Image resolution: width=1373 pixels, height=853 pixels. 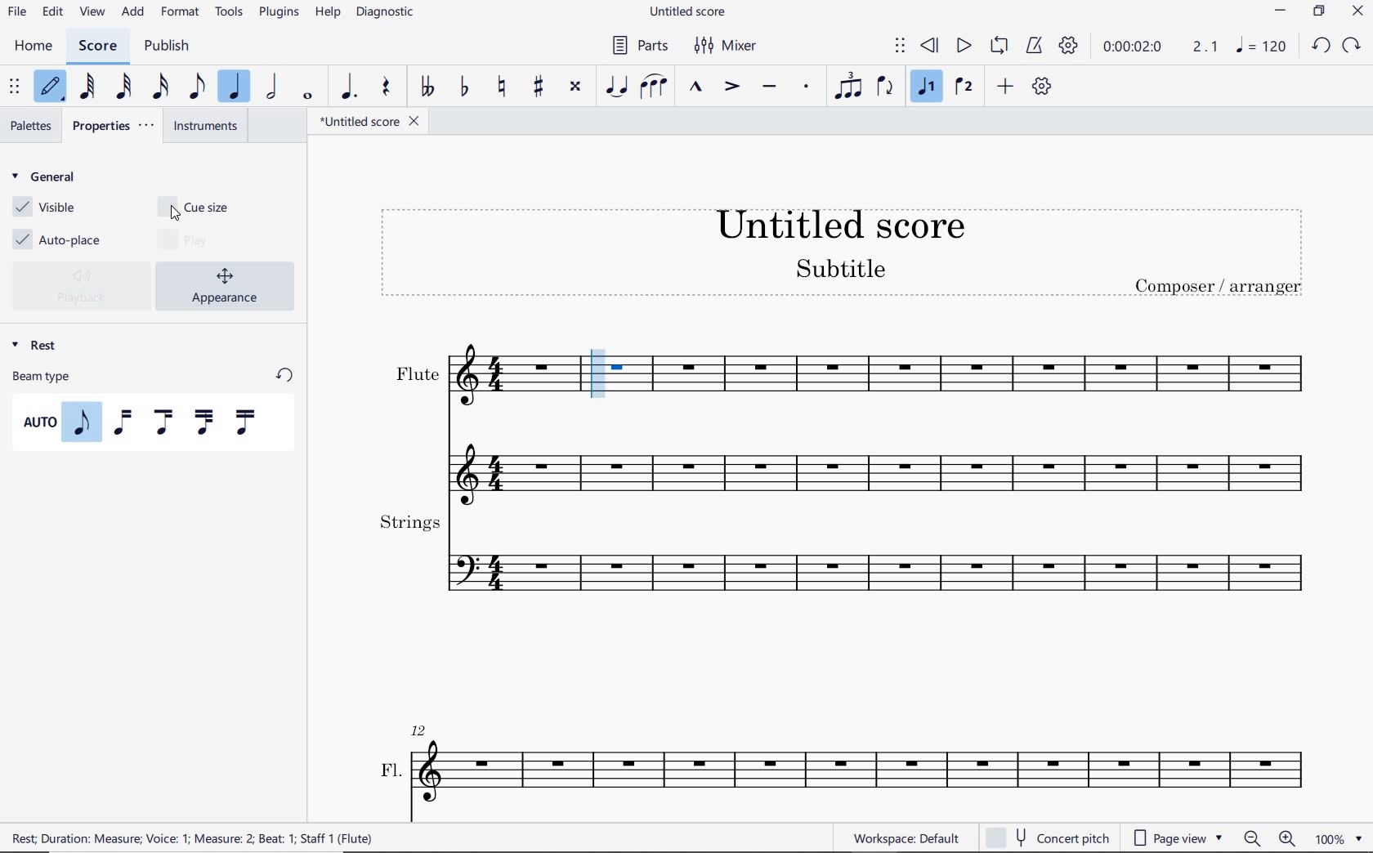 I want to click on INSTRUMENTS, so click(x=208, y=127).